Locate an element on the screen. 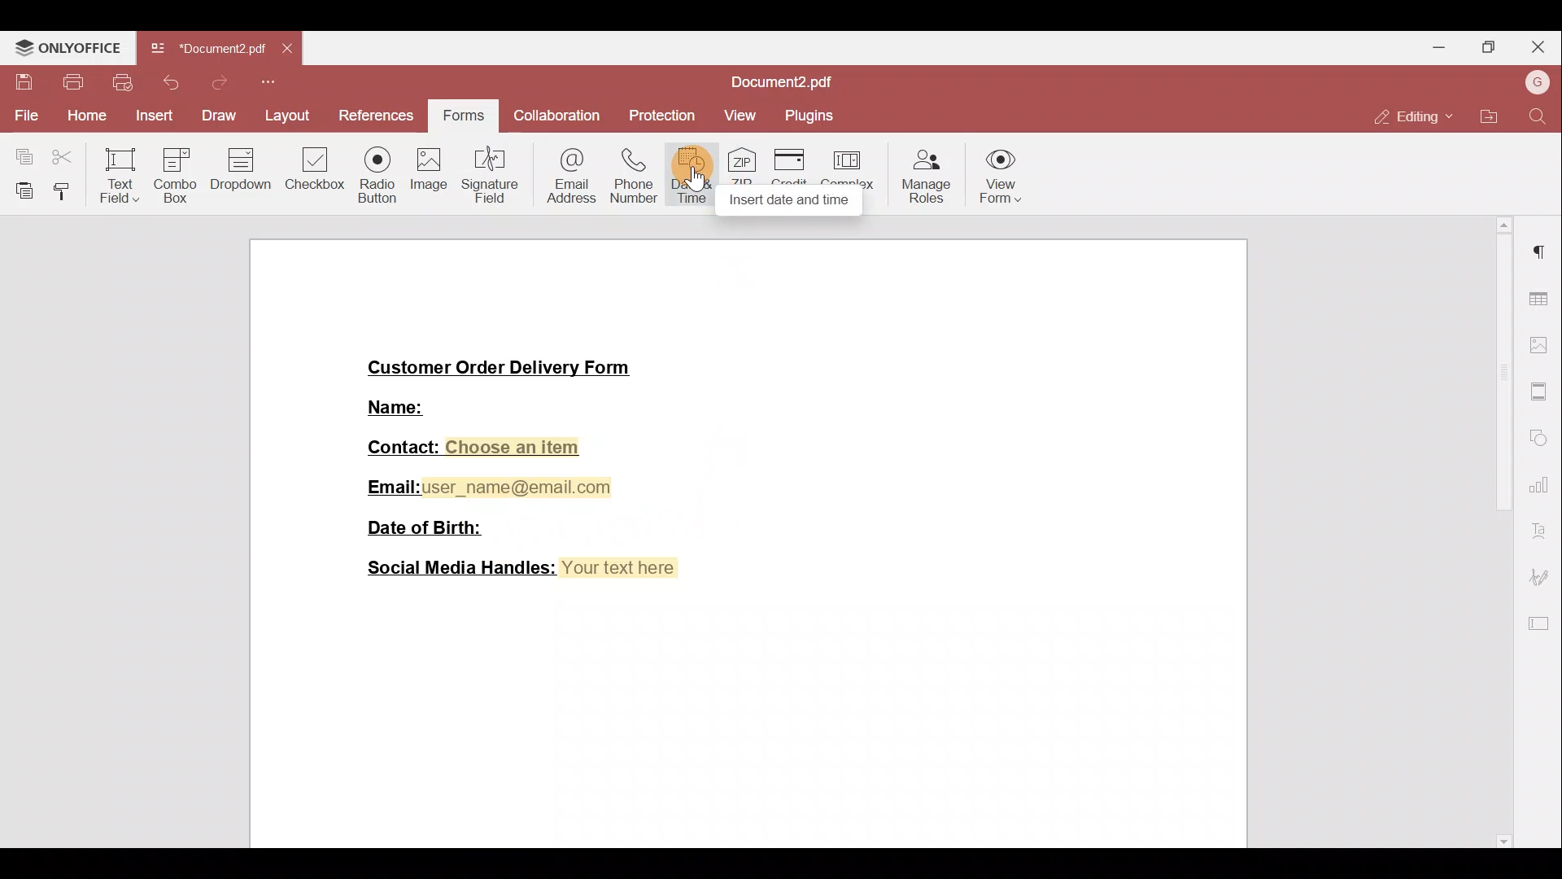 The width and height of the screenshot is (1562, 879). Customer Order Delivery Form| is located at coordinates (501, 368).